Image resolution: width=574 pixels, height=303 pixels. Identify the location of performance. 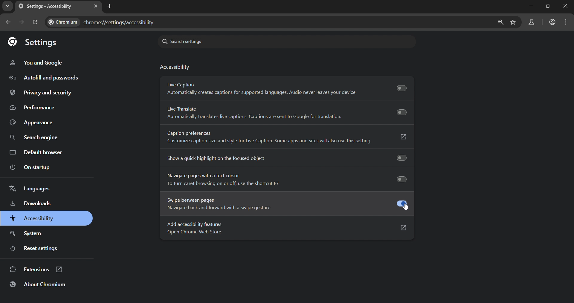
(33, 107).